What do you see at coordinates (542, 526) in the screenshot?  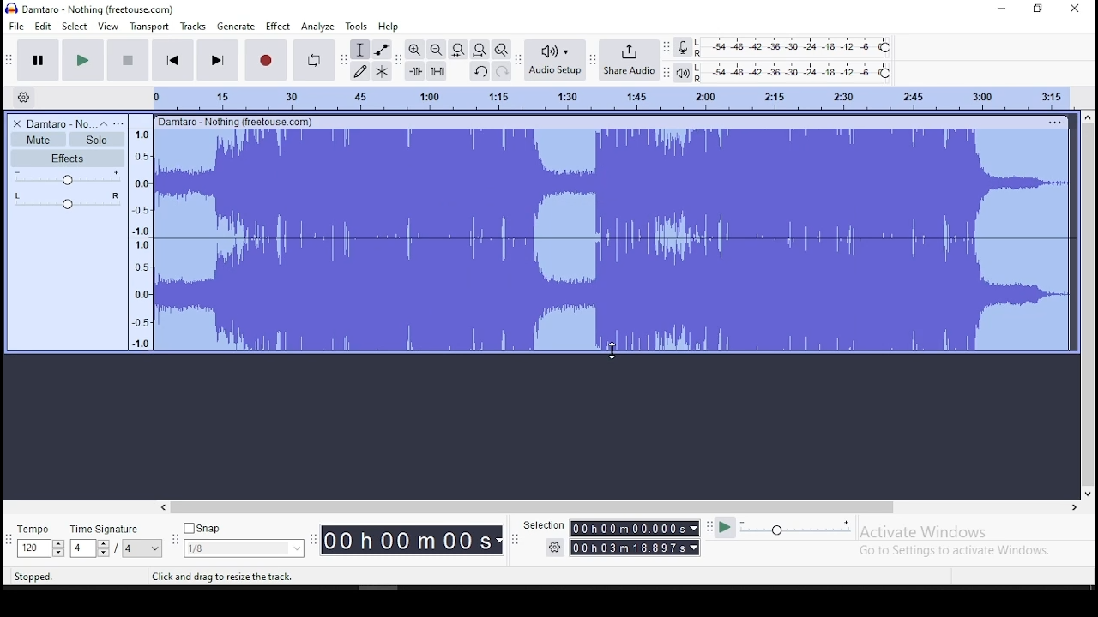 I see `‘Selection` at bounding box center [542, 526].